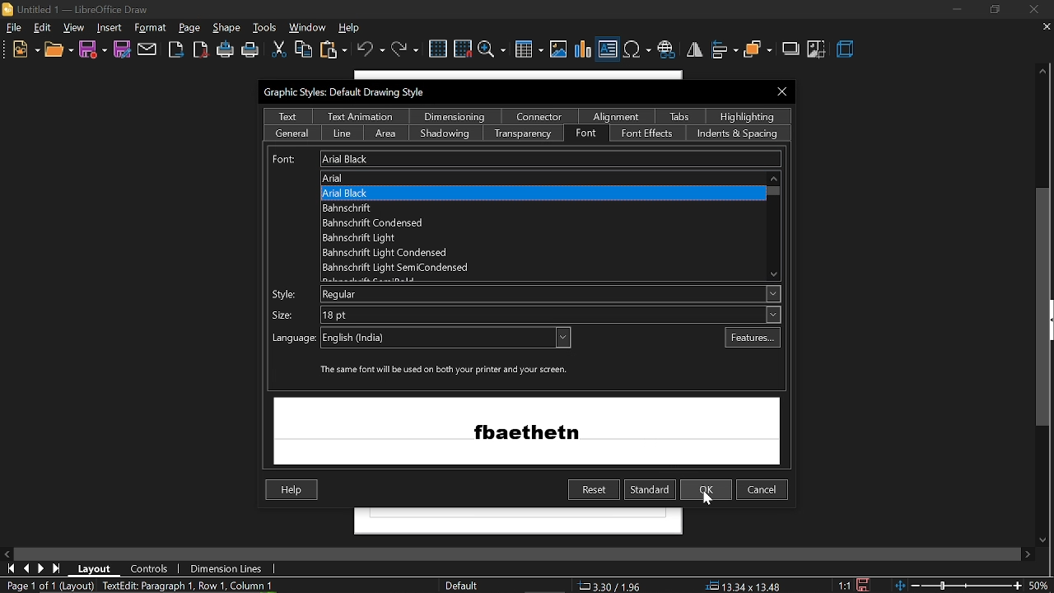  What do you see at coordinates (392, 223) in the screenshot?
I see `Bahnschrift Condensed` at bounding box center [392, 223].